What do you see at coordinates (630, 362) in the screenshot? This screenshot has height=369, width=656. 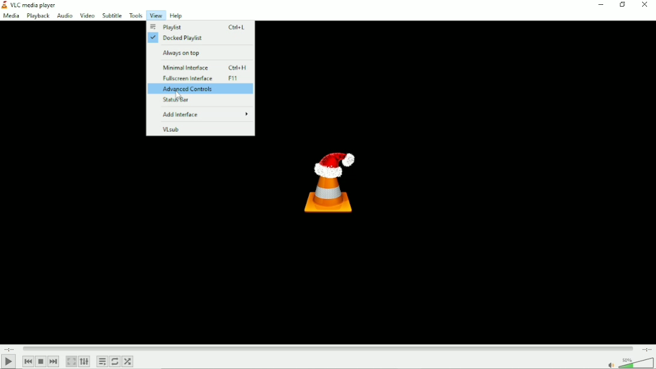 I see `Volume` at bounding box center [630, 362].